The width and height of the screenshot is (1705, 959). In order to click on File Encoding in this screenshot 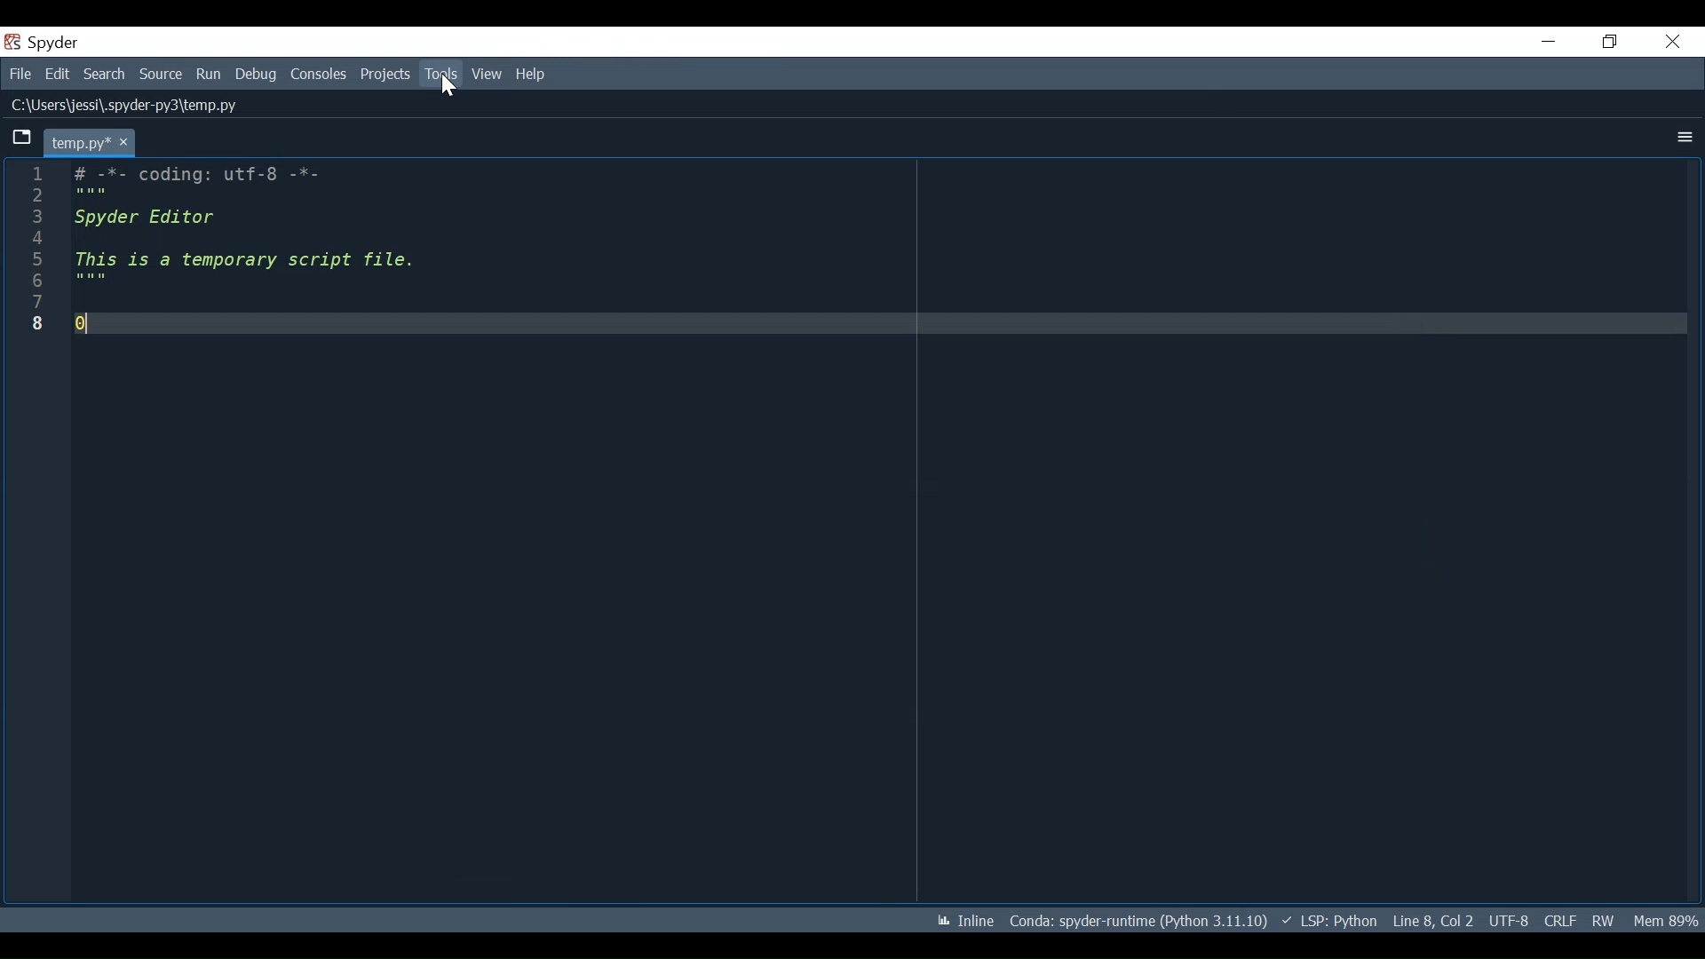, I will do `click(1507, 920)`.